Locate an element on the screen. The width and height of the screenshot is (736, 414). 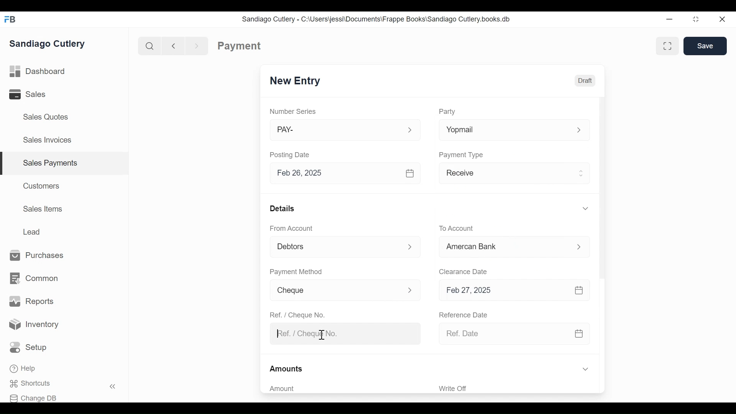
New Entry is located at coordinates (295, 81).